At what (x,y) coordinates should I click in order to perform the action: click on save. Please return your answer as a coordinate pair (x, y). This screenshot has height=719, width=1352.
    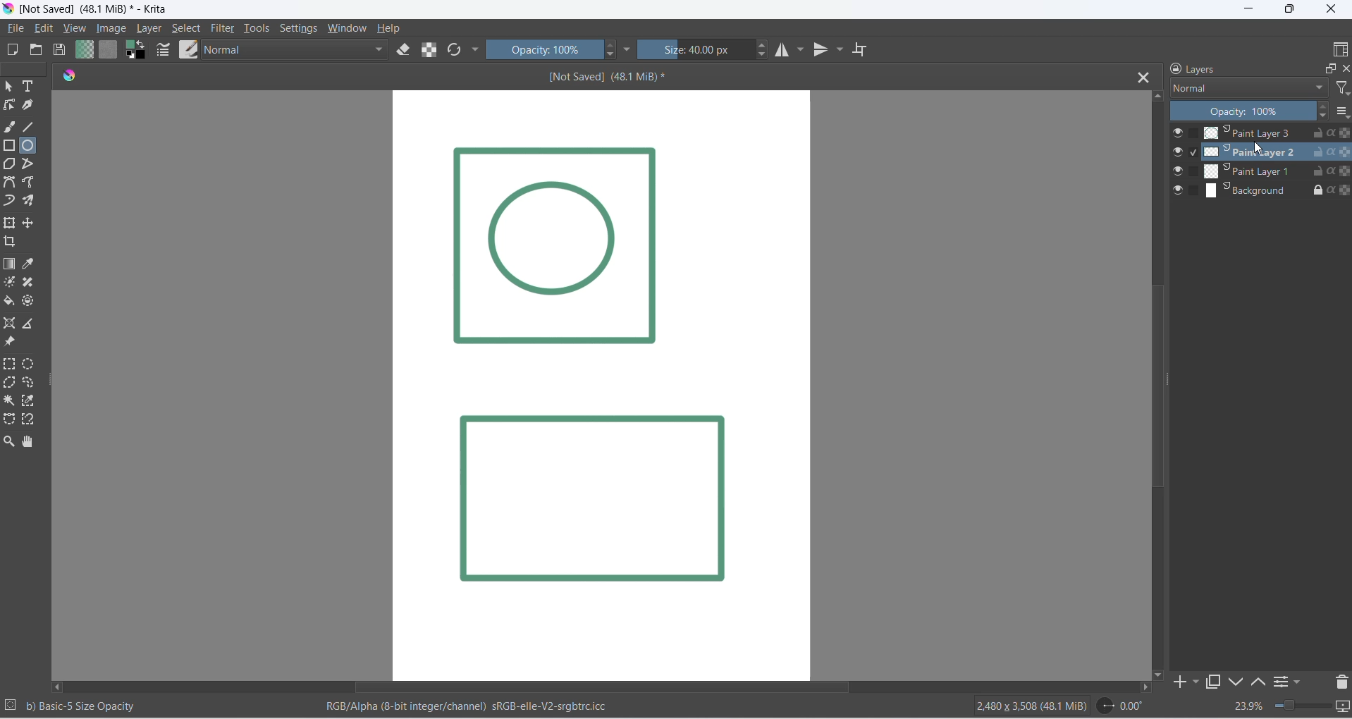
    Looking at the image, I should click on (63, 50).